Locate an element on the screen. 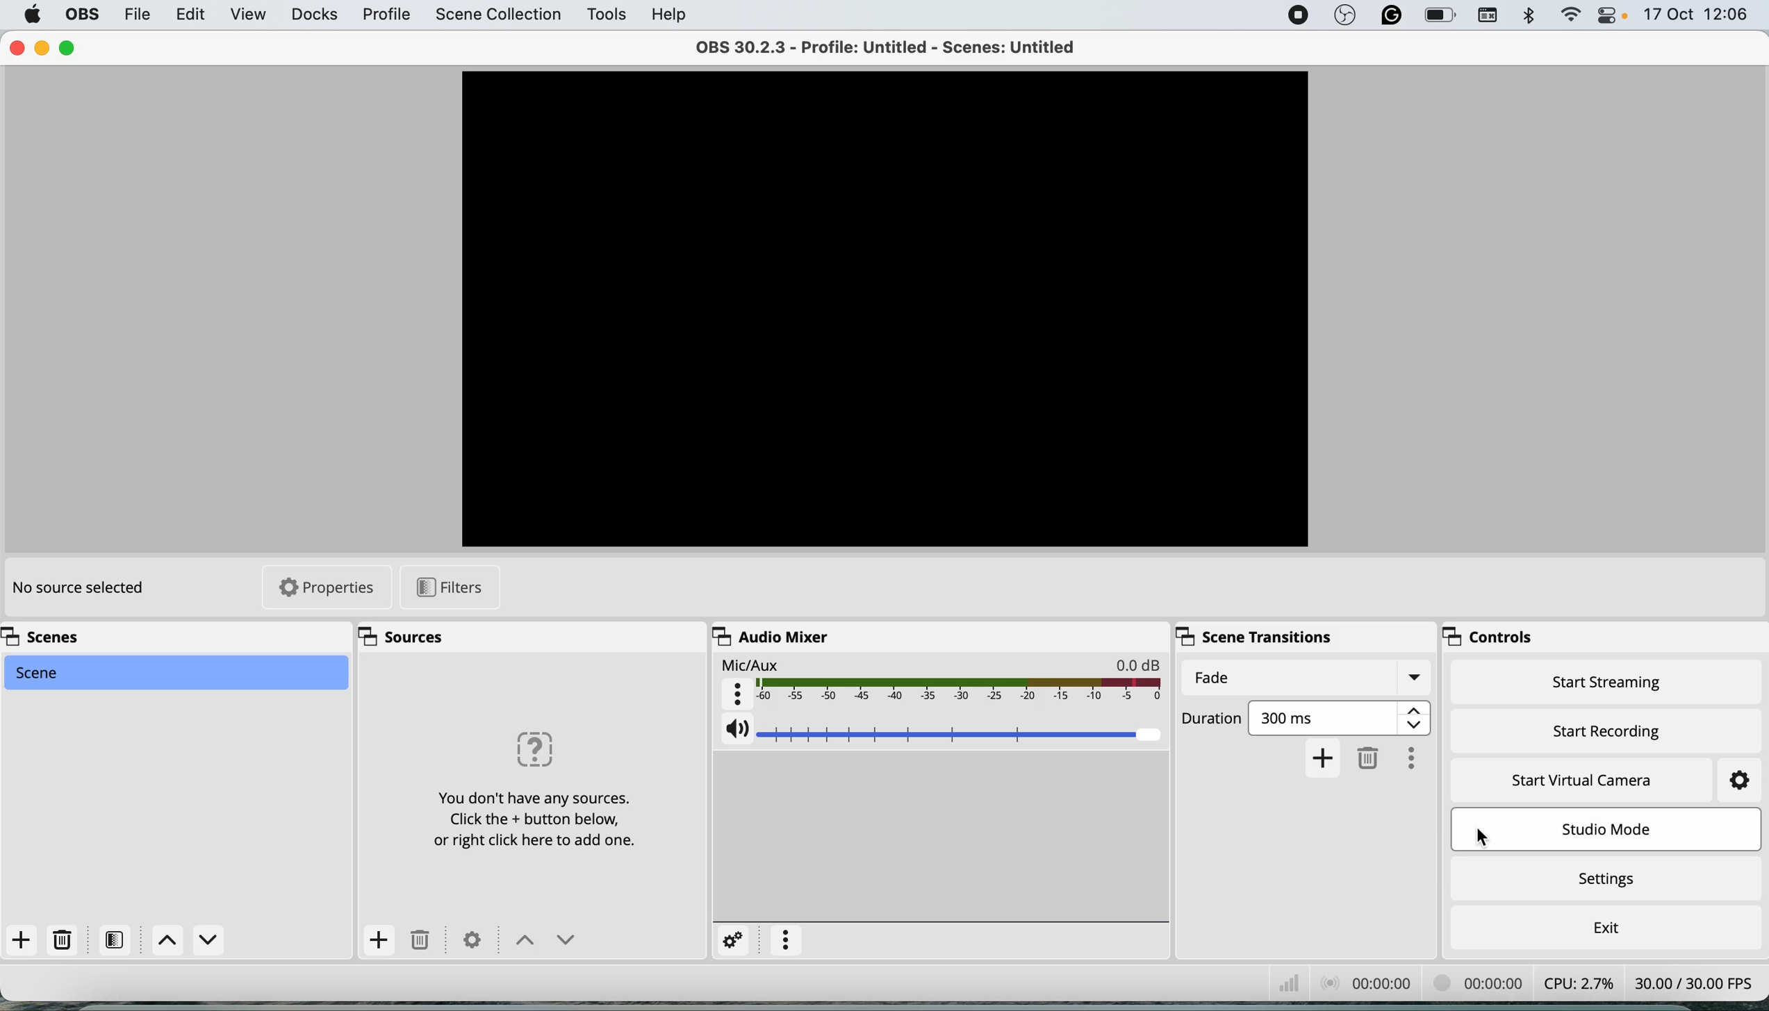  docks is located at coordinates (314, 15).